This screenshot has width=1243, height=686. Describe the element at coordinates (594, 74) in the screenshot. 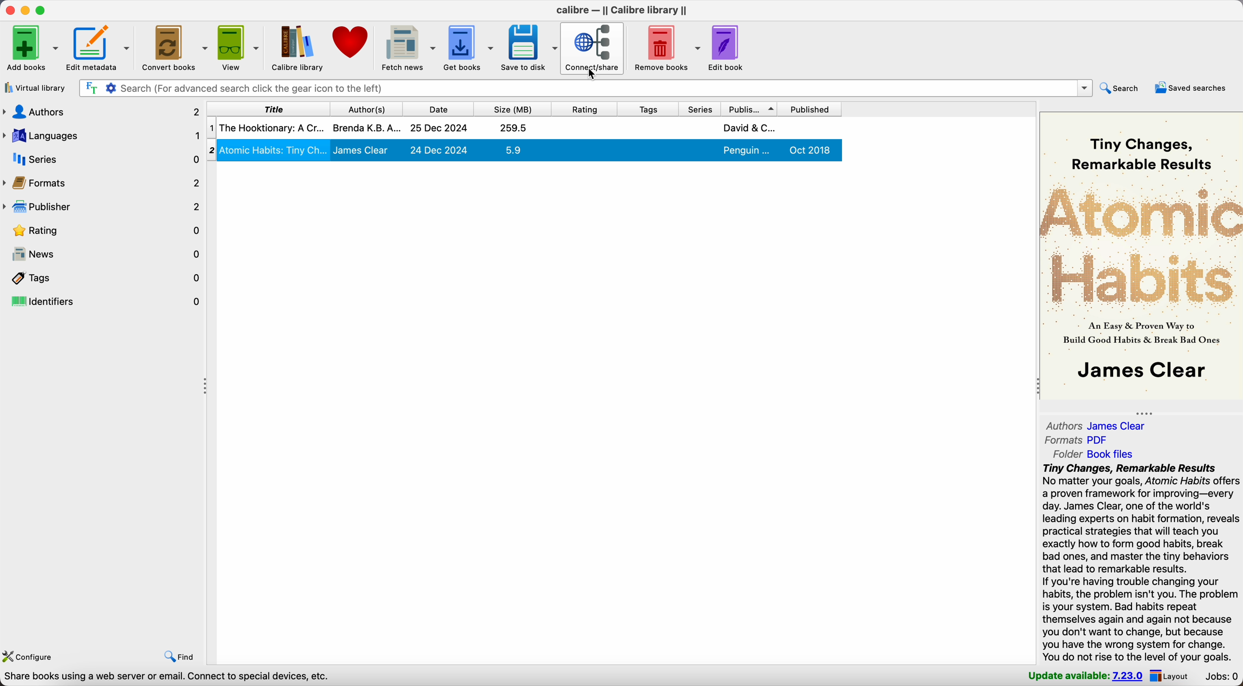

I see `Cursor` at that location.